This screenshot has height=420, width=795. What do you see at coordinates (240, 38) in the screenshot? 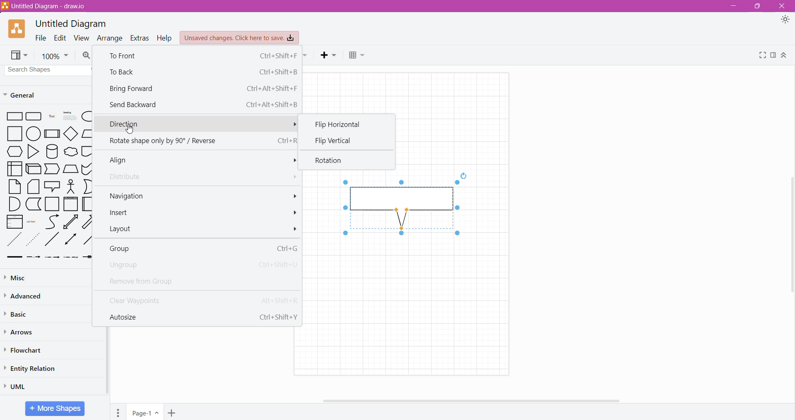
I see `Unsaved Changes. Click here to save` at bounding box center [240, 38].